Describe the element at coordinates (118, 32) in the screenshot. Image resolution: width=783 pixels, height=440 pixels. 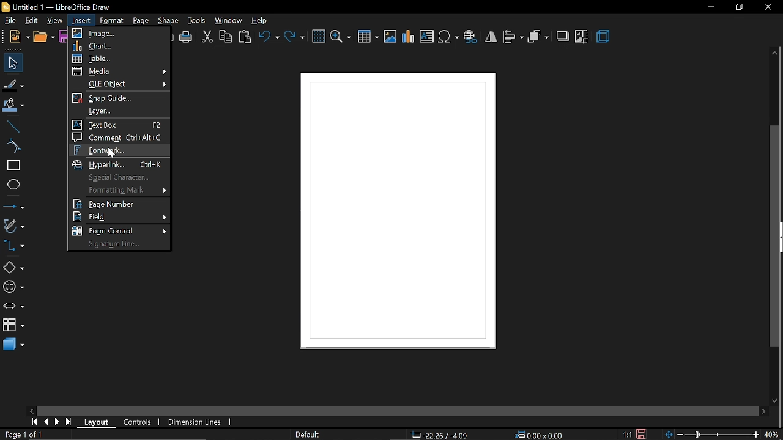
I see `image` at that location.